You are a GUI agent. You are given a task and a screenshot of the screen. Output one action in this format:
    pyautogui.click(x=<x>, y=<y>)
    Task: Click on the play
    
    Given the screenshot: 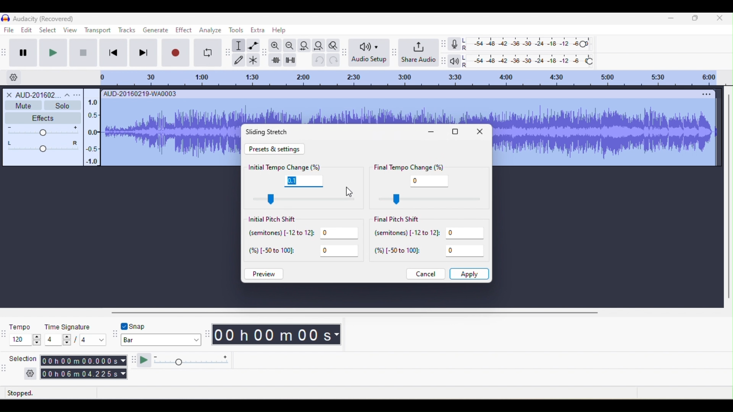 What is the action you would take?
    pyautogui.click(x=57, y=53)
    